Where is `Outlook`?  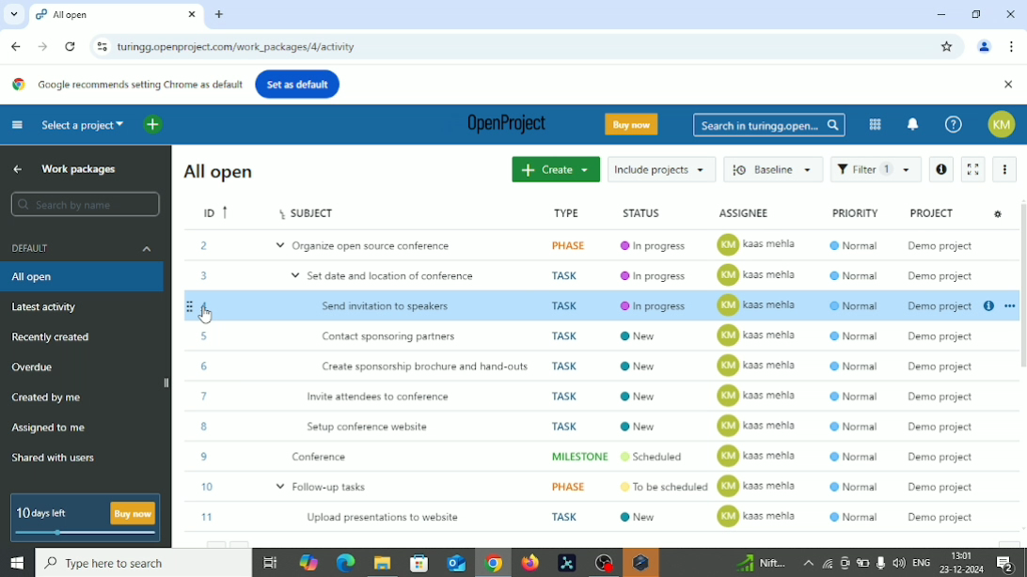 Outlook is located at coordinates (454, 563).